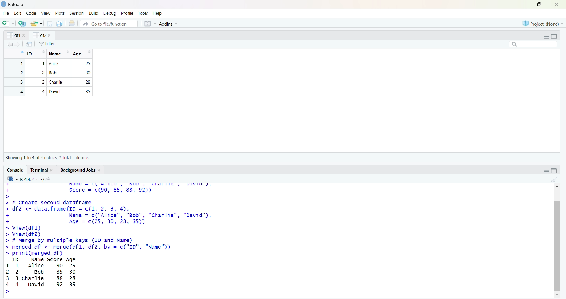 The image size is (566, 299). I want to click on close, so click(24, 35).